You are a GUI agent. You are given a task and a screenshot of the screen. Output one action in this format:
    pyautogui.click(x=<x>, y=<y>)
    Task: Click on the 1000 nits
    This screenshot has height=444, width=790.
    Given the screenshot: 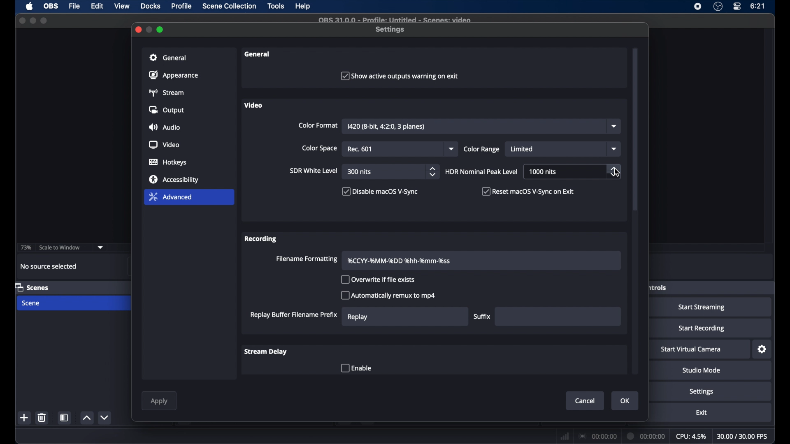 What is the action you would take?
    pyautogui.click(x=543, y=171)
    